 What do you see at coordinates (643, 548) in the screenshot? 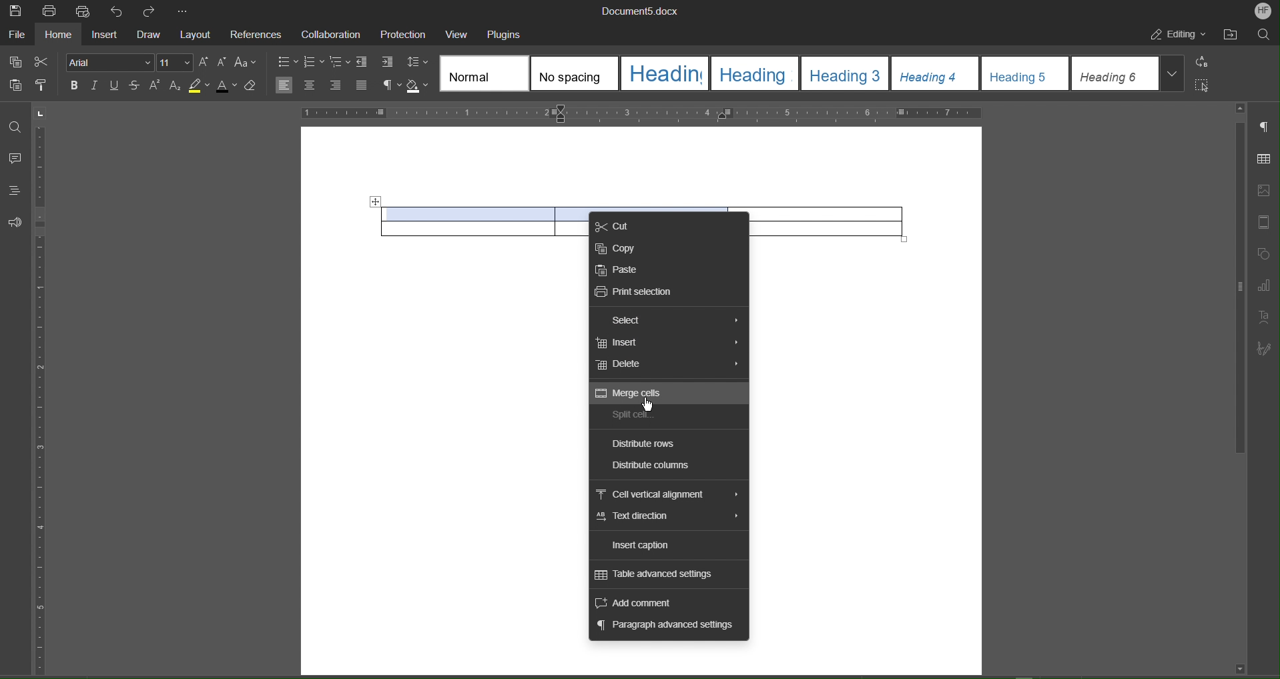
I see `Insert caption` at bounding box center [643, 548].